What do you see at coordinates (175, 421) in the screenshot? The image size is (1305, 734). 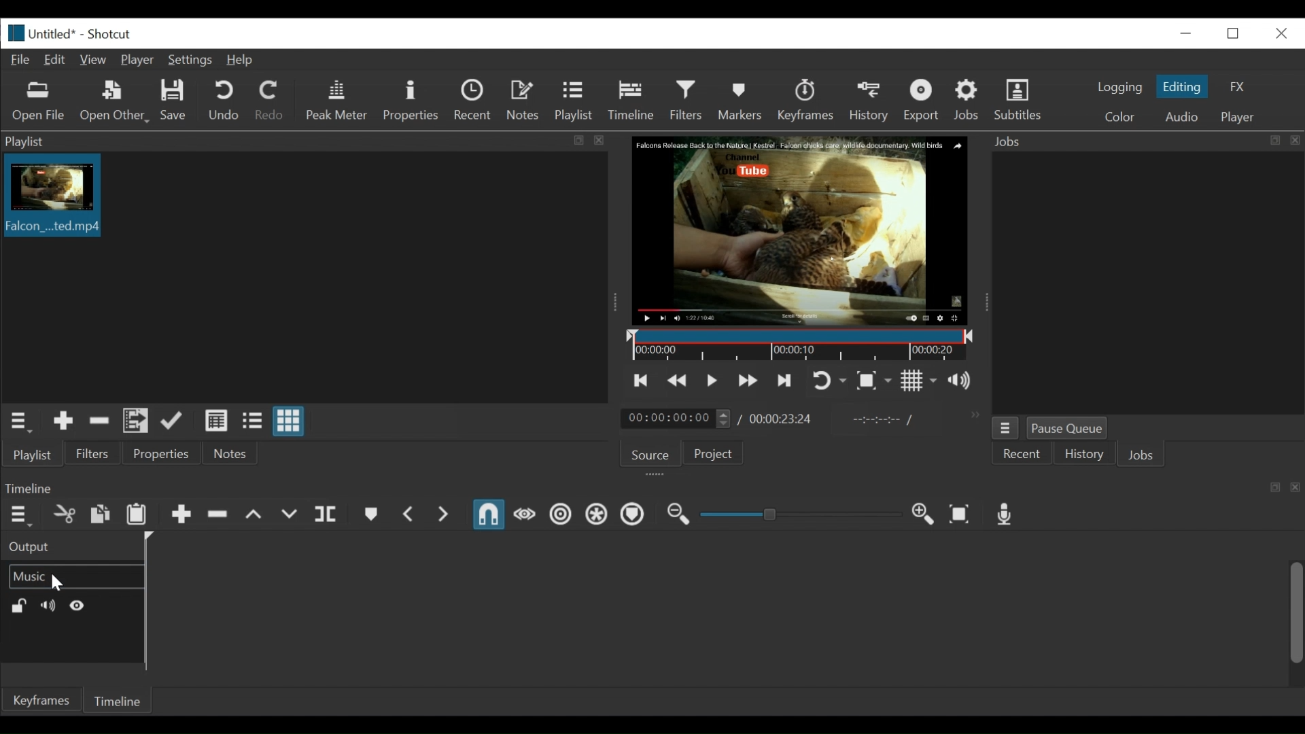 I see `Update` at bounding box center [175, 421].